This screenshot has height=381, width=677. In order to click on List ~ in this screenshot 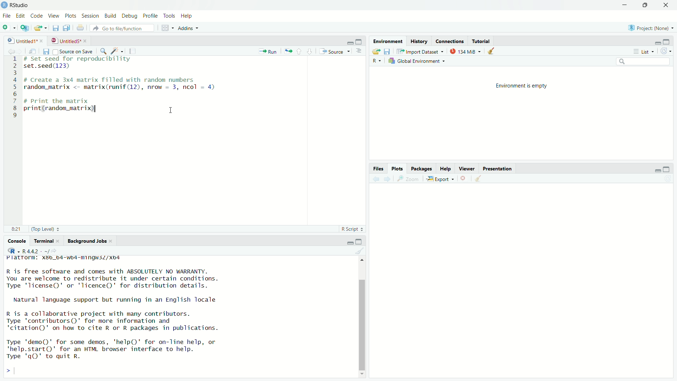, I will do `click(642, 52)`.